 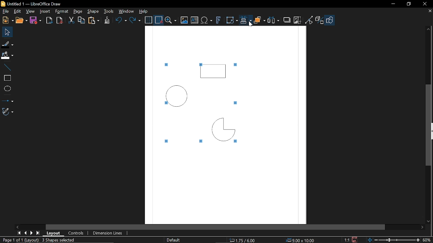 What do you see at coordinates (44, 12) in the screenshot?
I see `Insert` at bounding box center [44, 12].